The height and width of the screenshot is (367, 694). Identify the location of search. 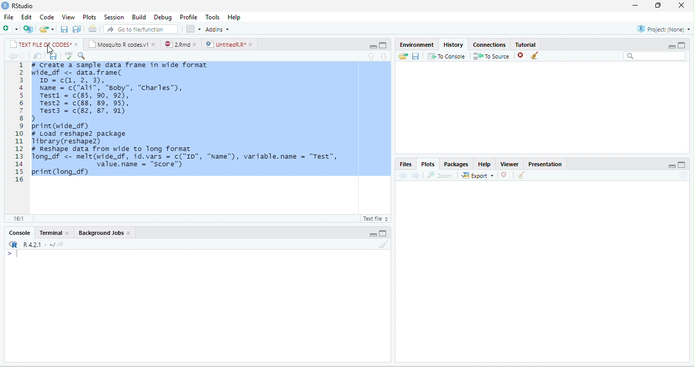
(81, 56).